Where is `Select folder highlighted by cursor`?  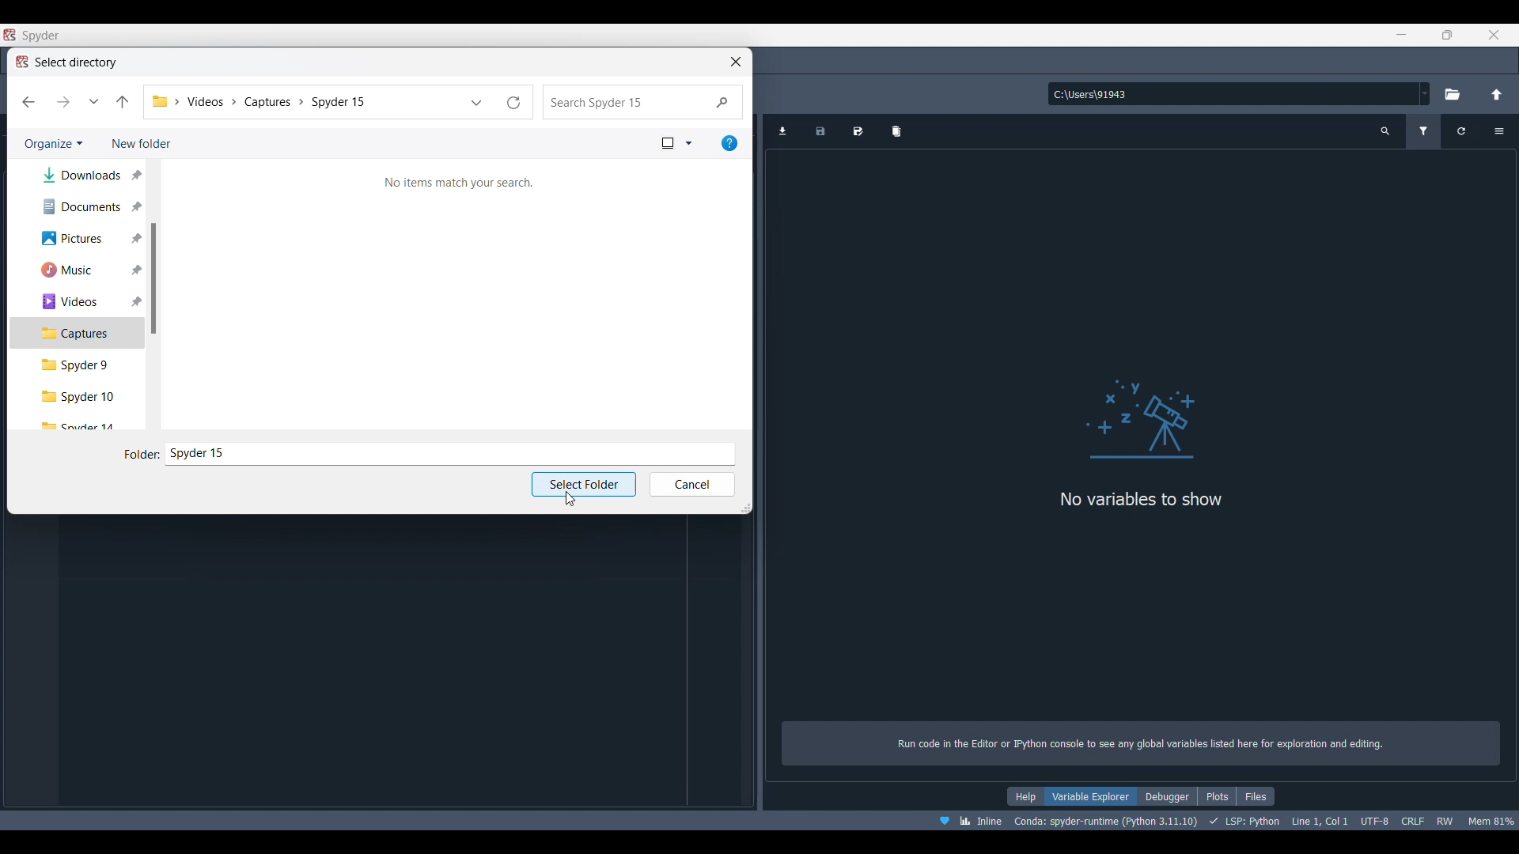
Select folder highlighted by cursor is located at coordinates (584, 484).